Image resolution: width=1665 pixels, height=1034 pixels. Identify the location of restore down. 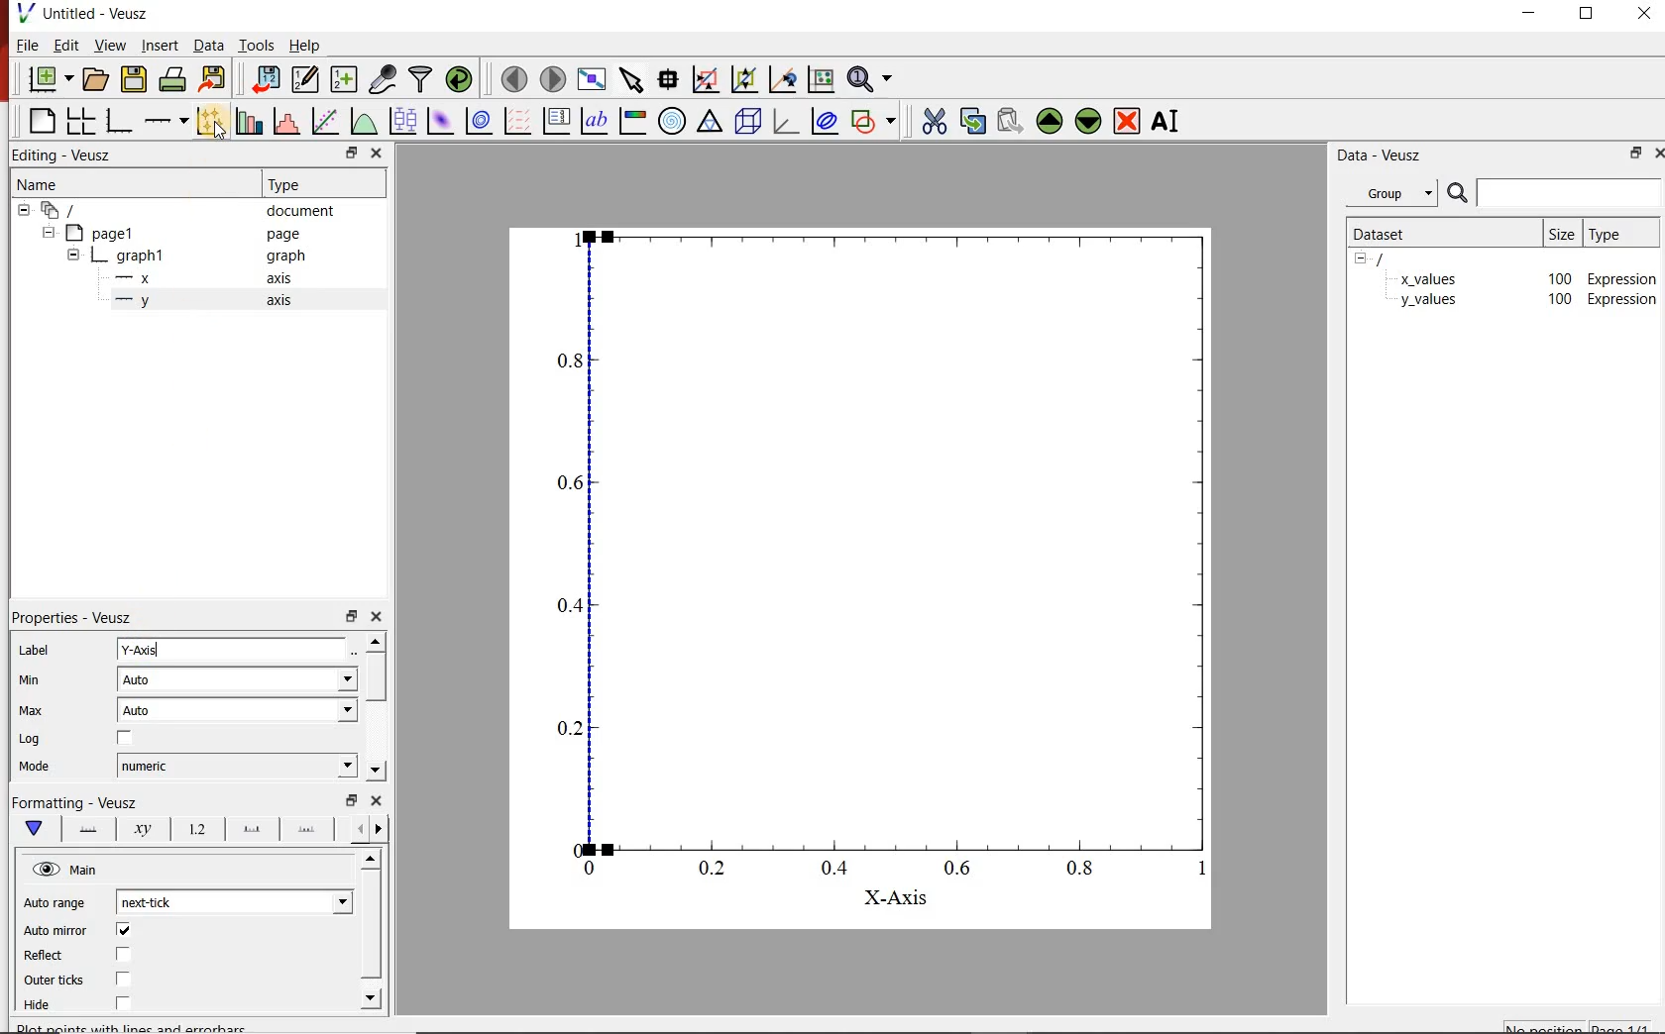
(1586, 15).